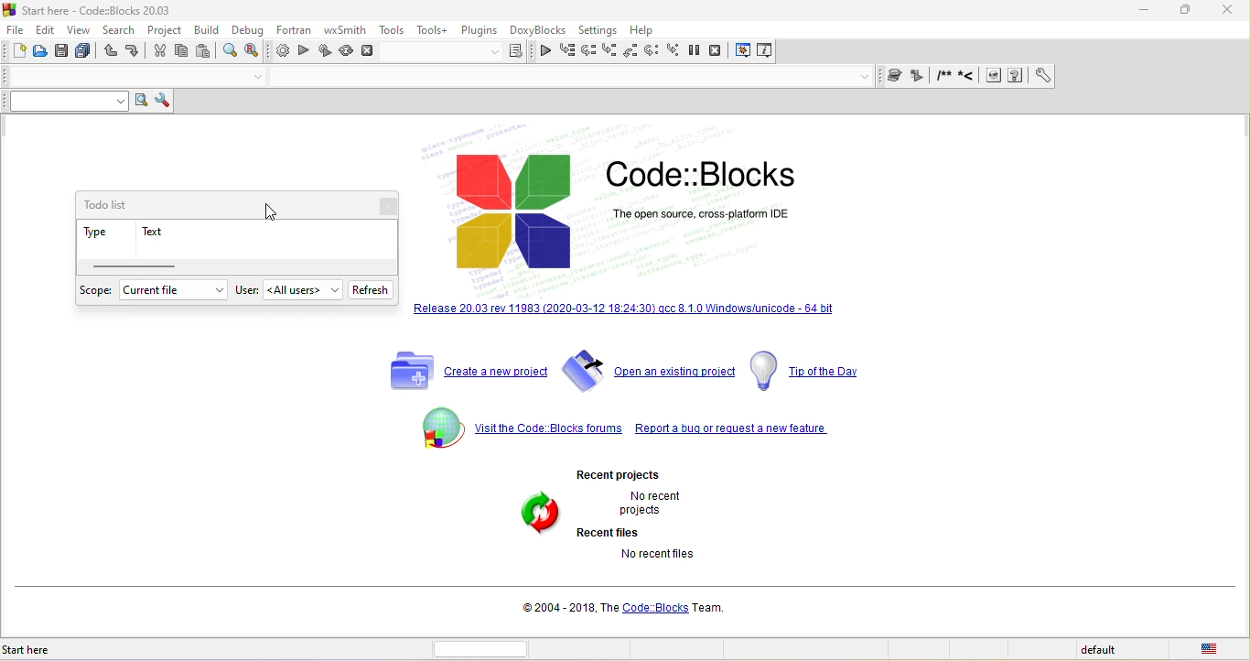 The height and width of the screenshot is (661, 1250). Describe the element at coordinates (137, 265) in the screenshot. I see `horizontal scroll bar` at that location.